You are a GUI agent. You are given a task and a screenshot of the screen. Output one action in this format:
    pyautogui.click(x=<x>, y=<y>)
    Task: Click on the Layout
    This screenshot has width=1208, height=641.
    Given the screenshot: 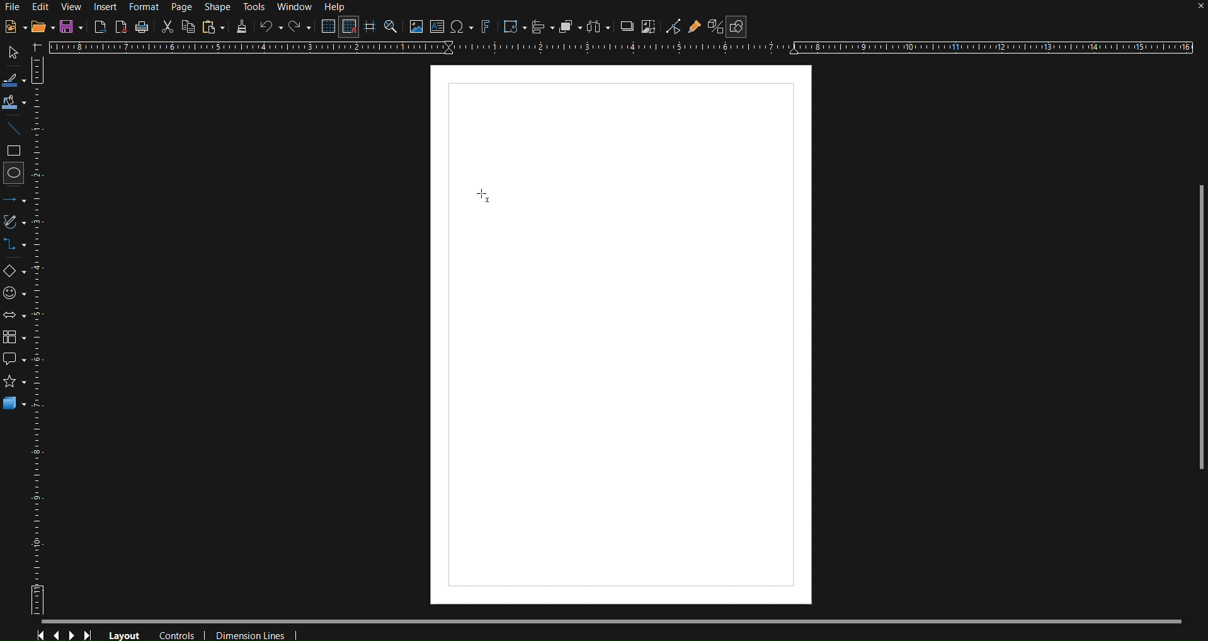 What is the action you would take?
    pyautogui.click(x=125, y=634)
    